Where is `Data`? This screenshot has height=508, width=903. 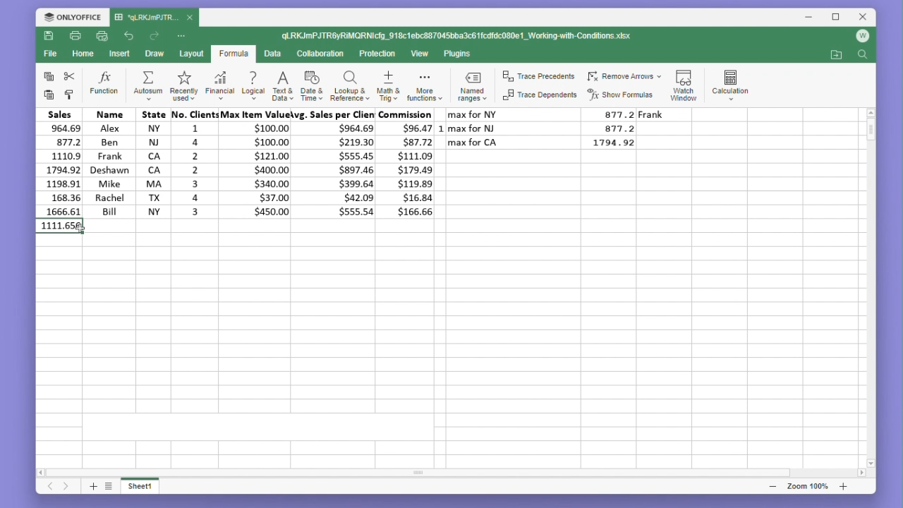 Data is located at coordinates (272, 54).